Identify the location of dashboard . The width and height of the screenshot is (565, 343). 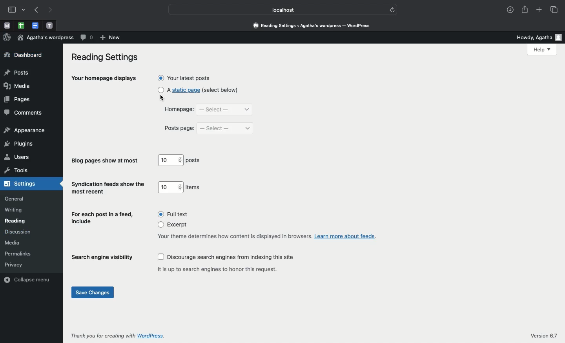
(23, 55).